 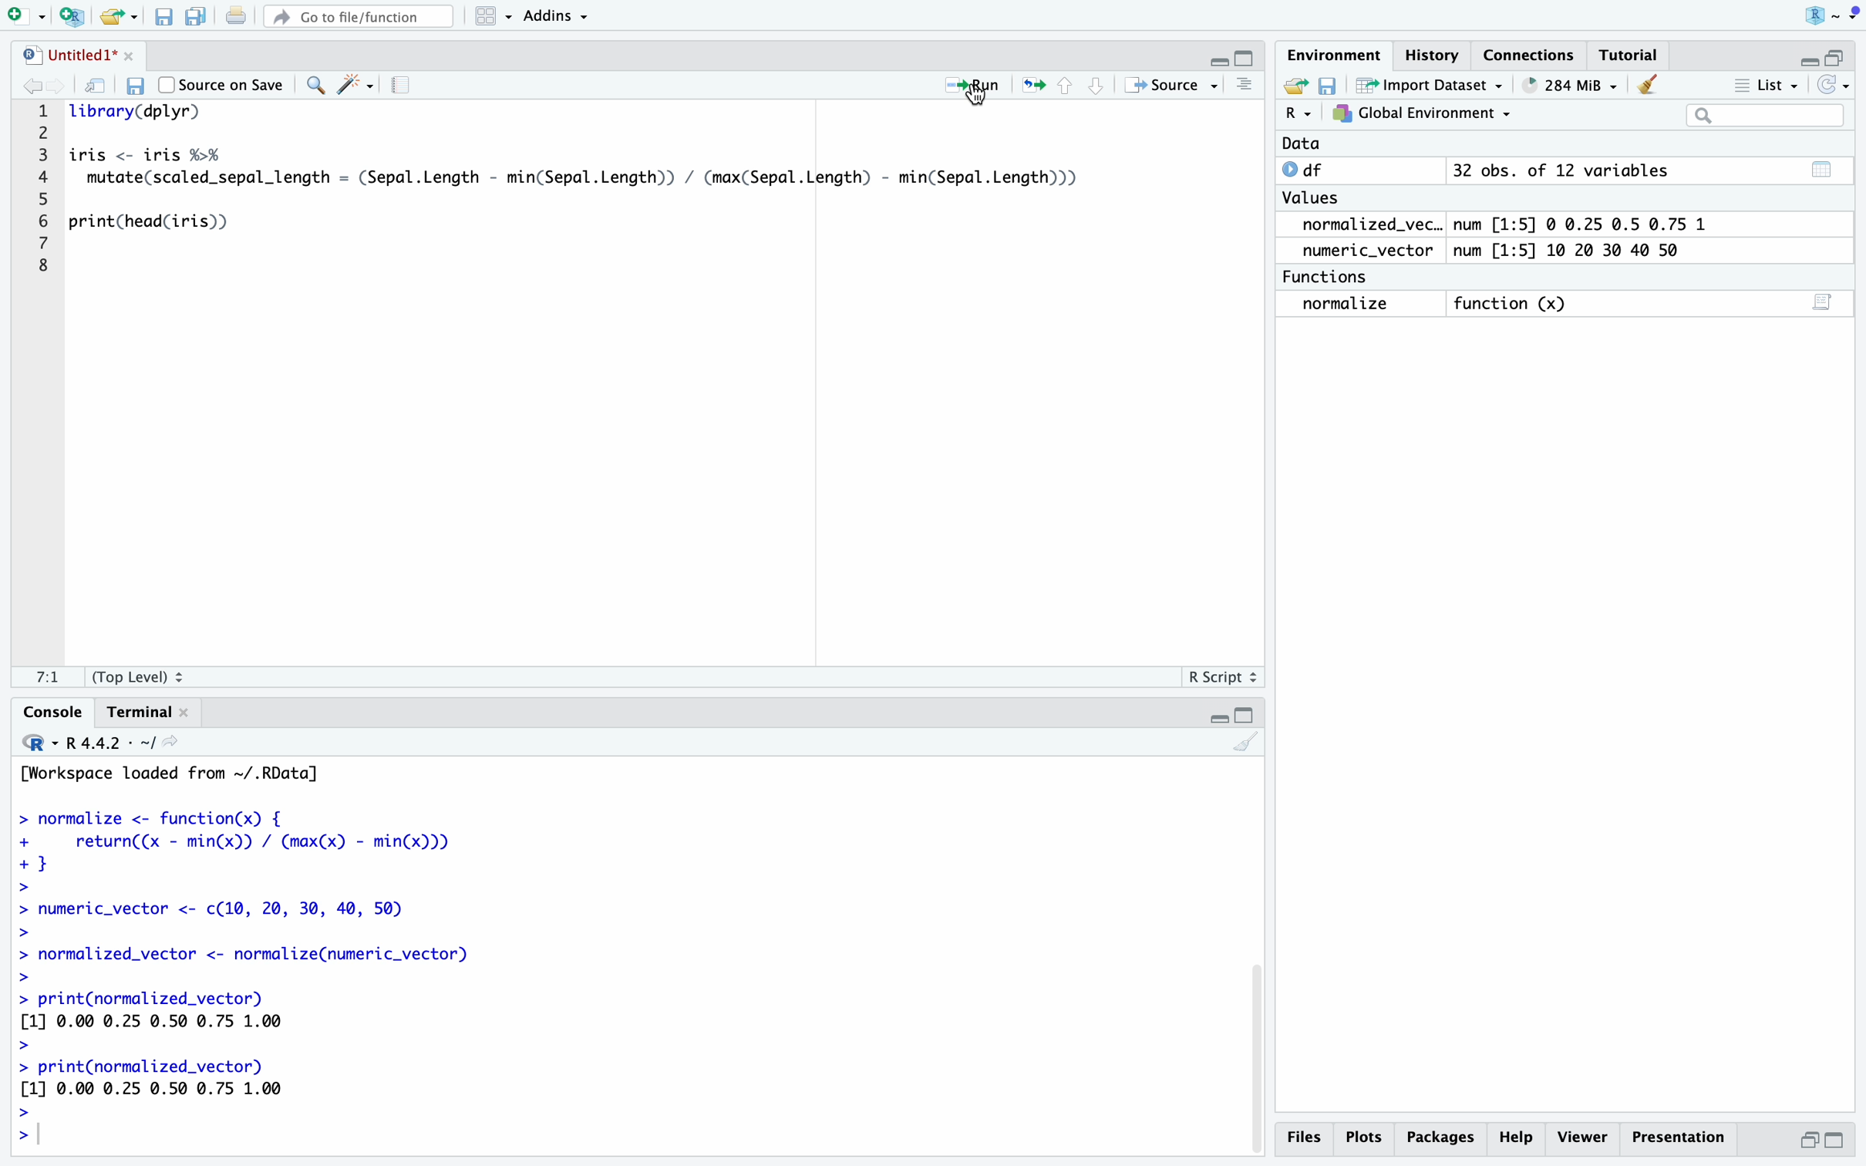 I want to click on Fullscreen, so click(x=1233, y=56).